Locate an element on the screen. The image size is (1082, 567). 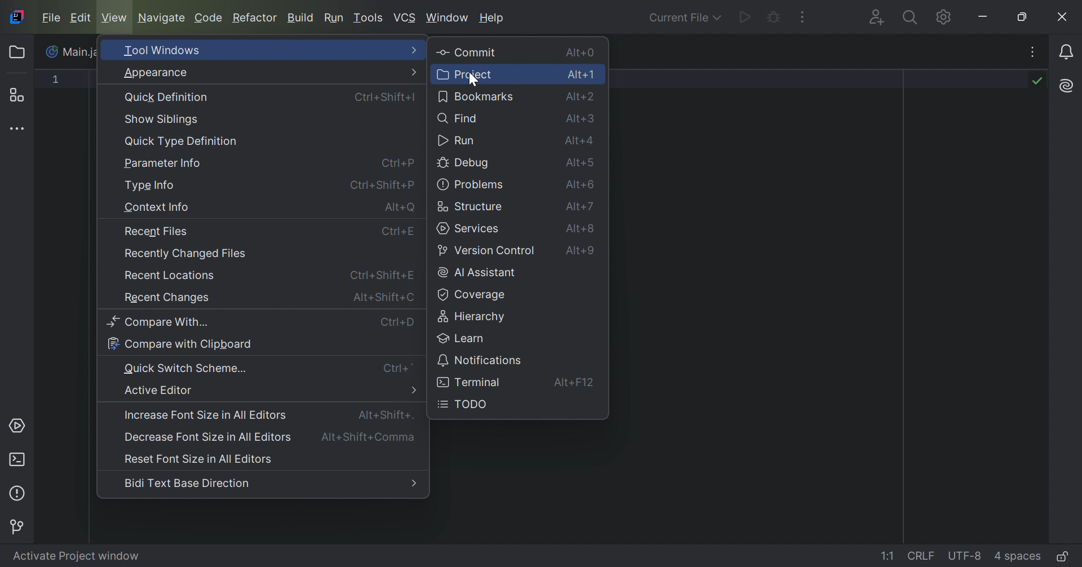
Version Control is located at coordinates (486, 251).